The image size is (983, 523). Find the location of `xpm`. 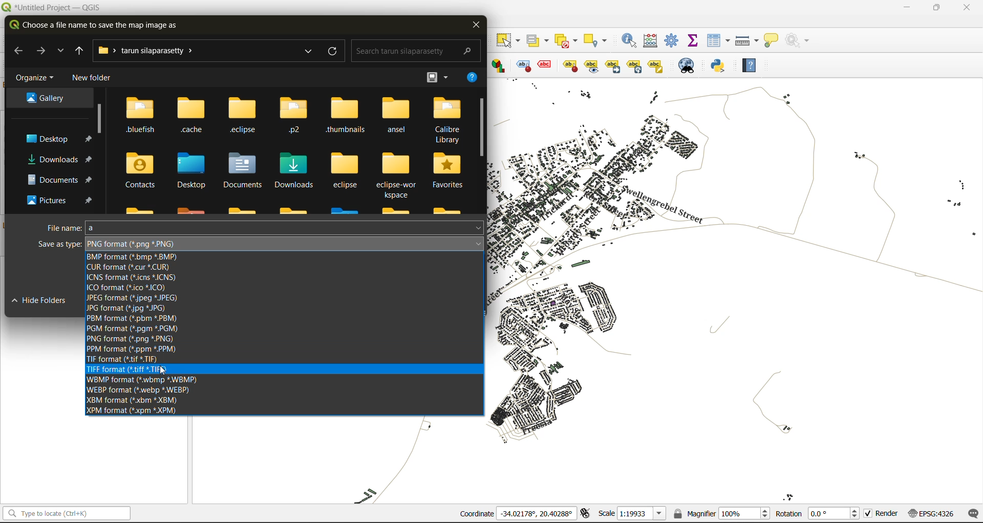

xpm is located at coordinates (134, 410).